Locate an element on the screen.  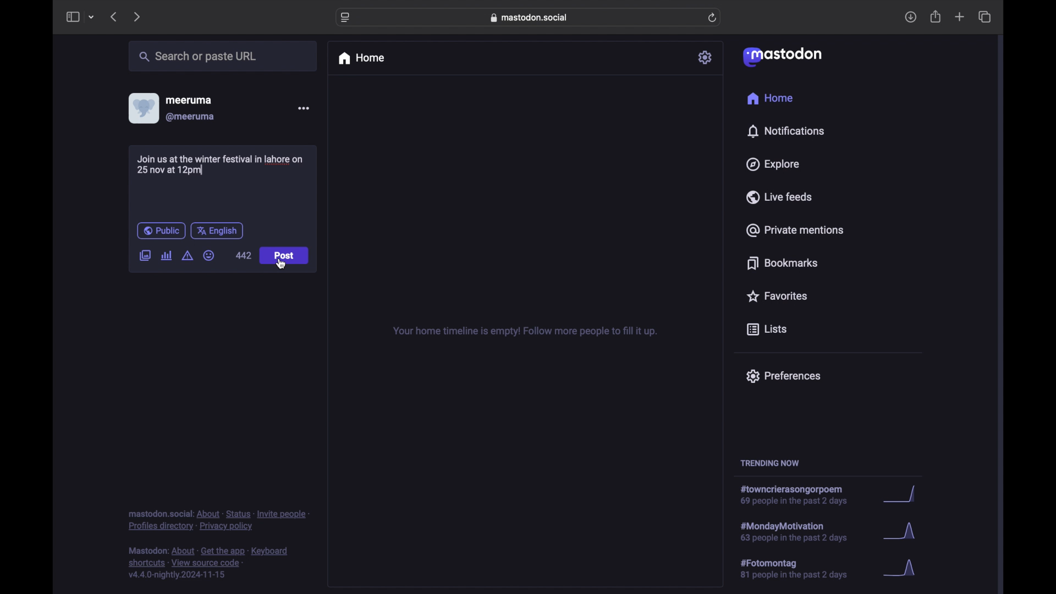
bookmarks is located at coordinates (782, 263).